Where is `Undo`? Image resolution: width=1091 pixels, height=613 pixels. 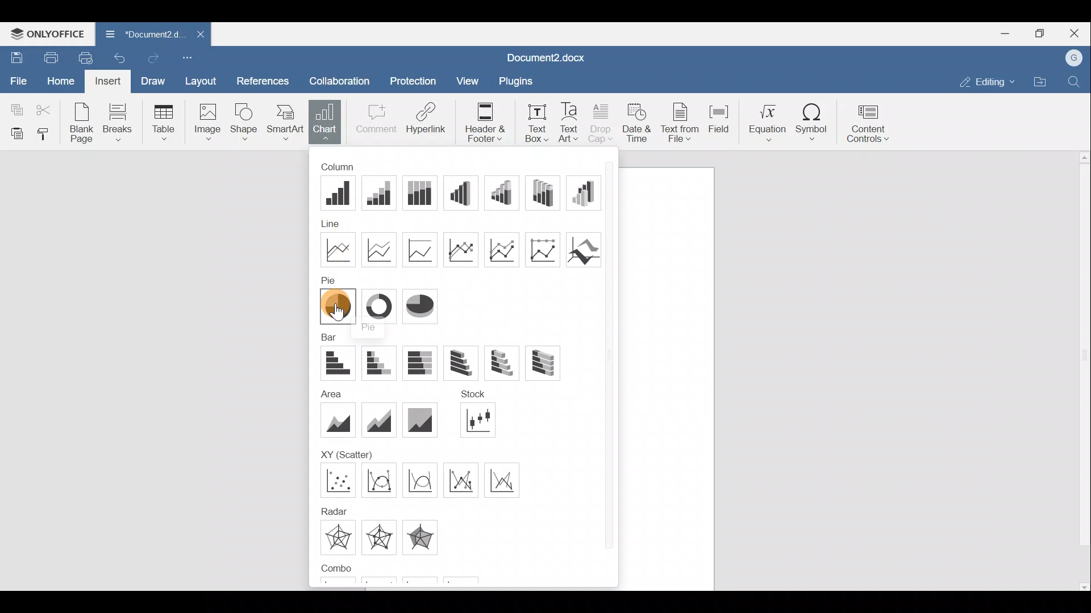 Undo is located at coordinates (122, 58).